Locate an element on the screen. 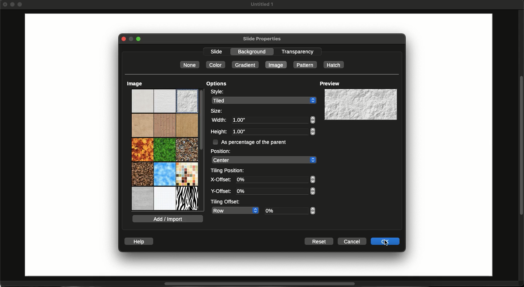  Hatch is located at coordinates (334, 65).